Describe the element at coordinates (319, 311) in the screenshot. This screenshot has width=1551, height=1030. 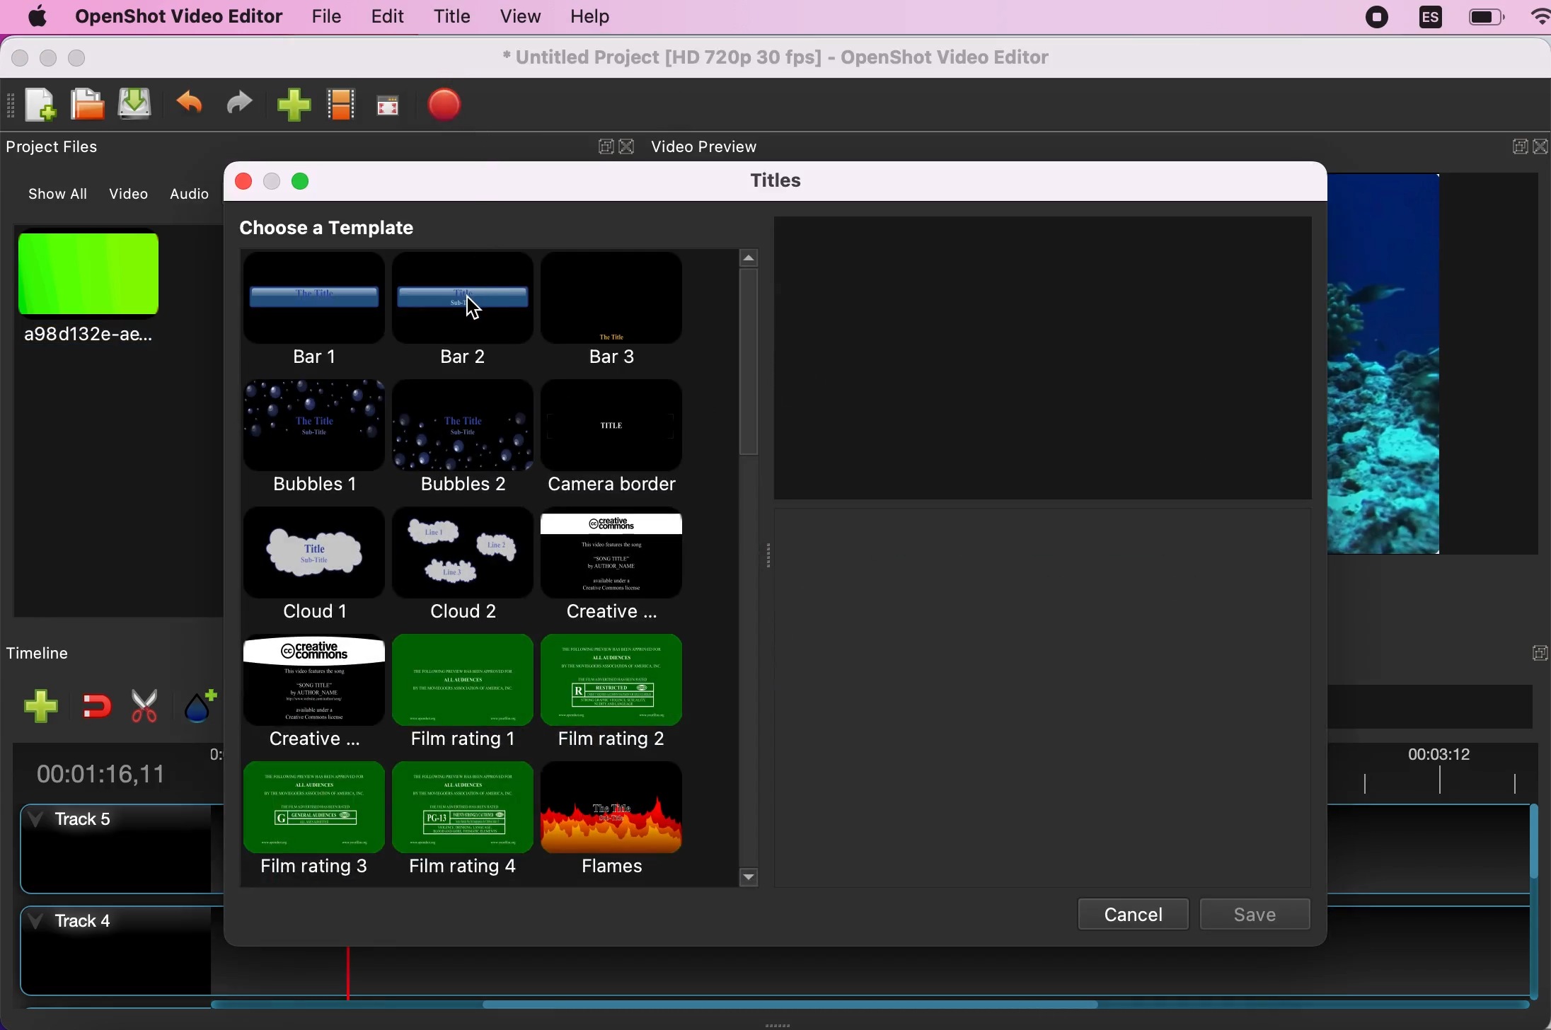
I see `bar 1` at that location.